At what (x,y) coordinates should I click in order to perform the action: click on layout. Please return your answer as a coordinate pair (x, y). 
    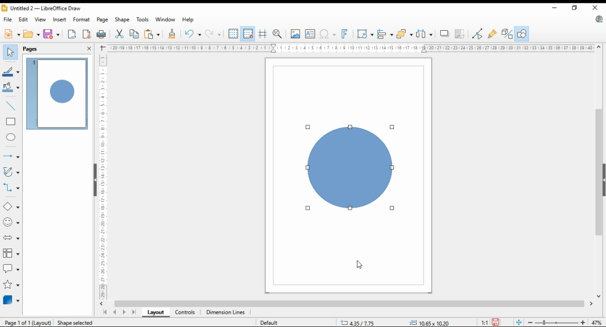
    Looking at the image, I should click on (155, 312).